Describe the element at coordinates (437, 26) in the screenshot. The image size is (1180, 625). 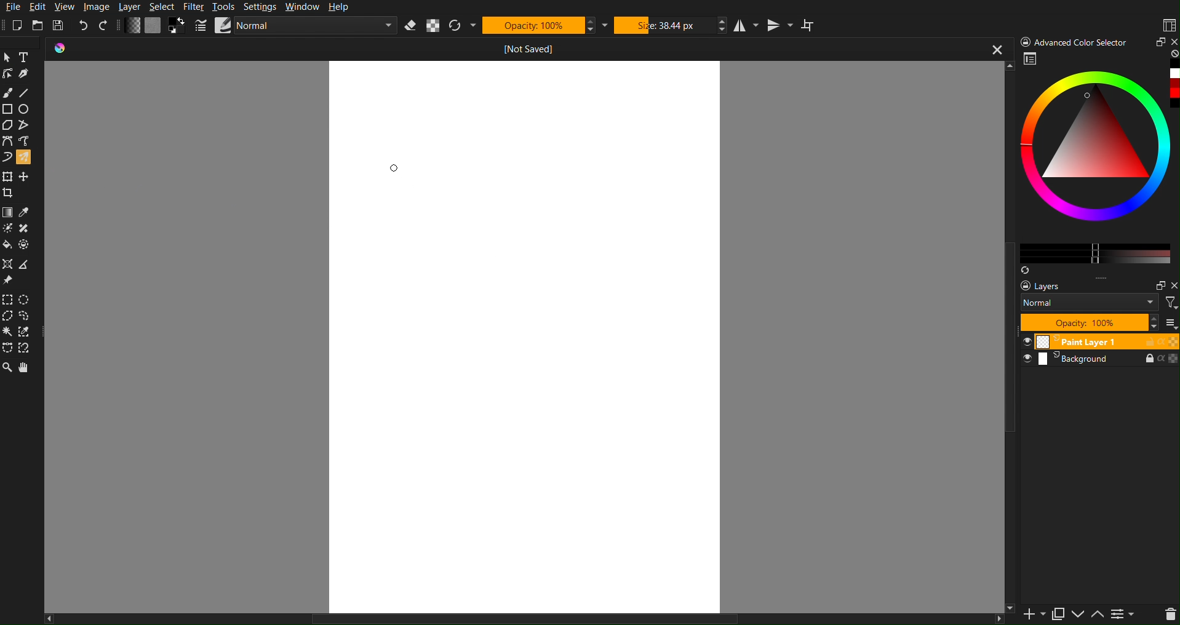
I see `Alpha` at that location.